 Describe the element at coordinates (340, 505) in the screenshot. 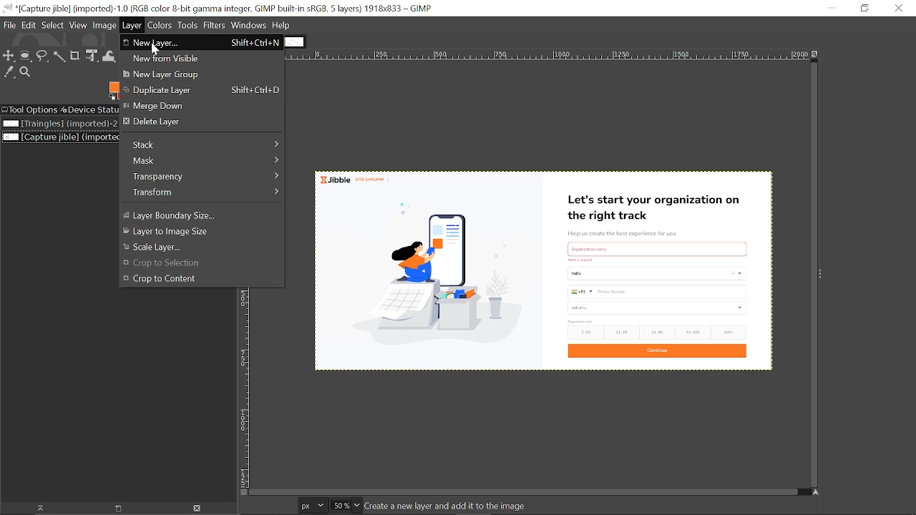

I see `Current zoom` at that location.